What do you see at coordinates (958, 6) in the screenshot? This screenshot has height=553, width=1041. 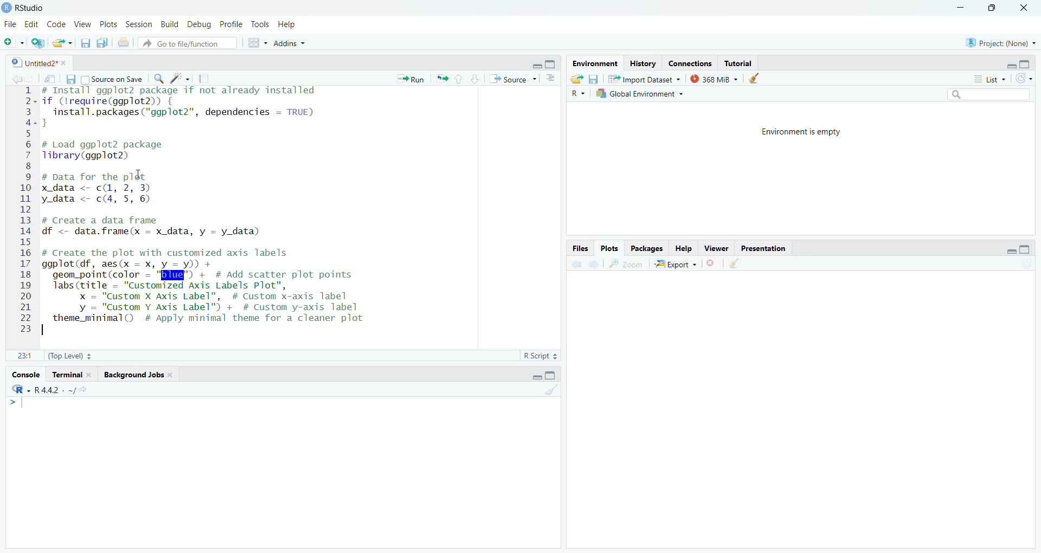 I see `minimise` at bounding box center [958, 6].